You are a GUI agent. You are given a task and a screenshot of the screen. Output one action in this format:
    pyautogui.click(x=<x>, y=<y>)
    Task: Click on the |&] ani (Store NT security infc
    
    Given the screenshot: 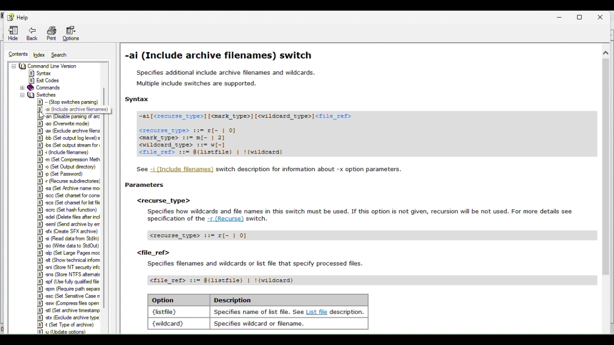 What is the action you would take?
    pyautogui.click(x=70, y=267)
    